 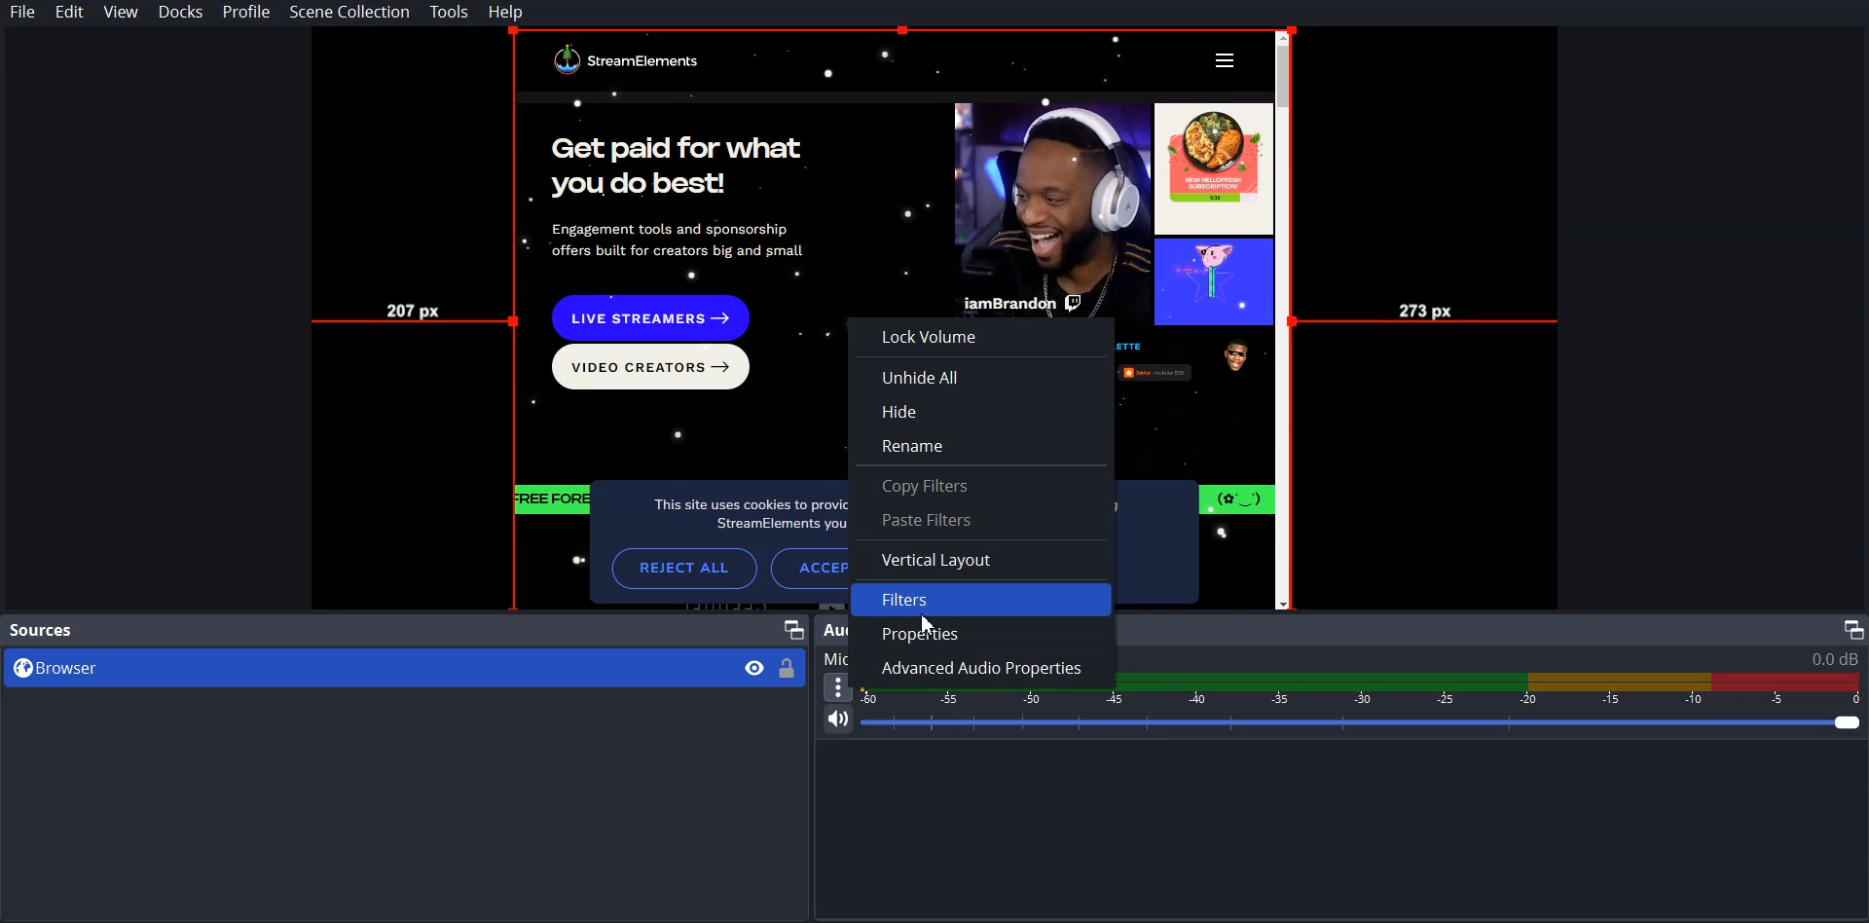 I want to click on Maximize, so click(x=798, y=628).